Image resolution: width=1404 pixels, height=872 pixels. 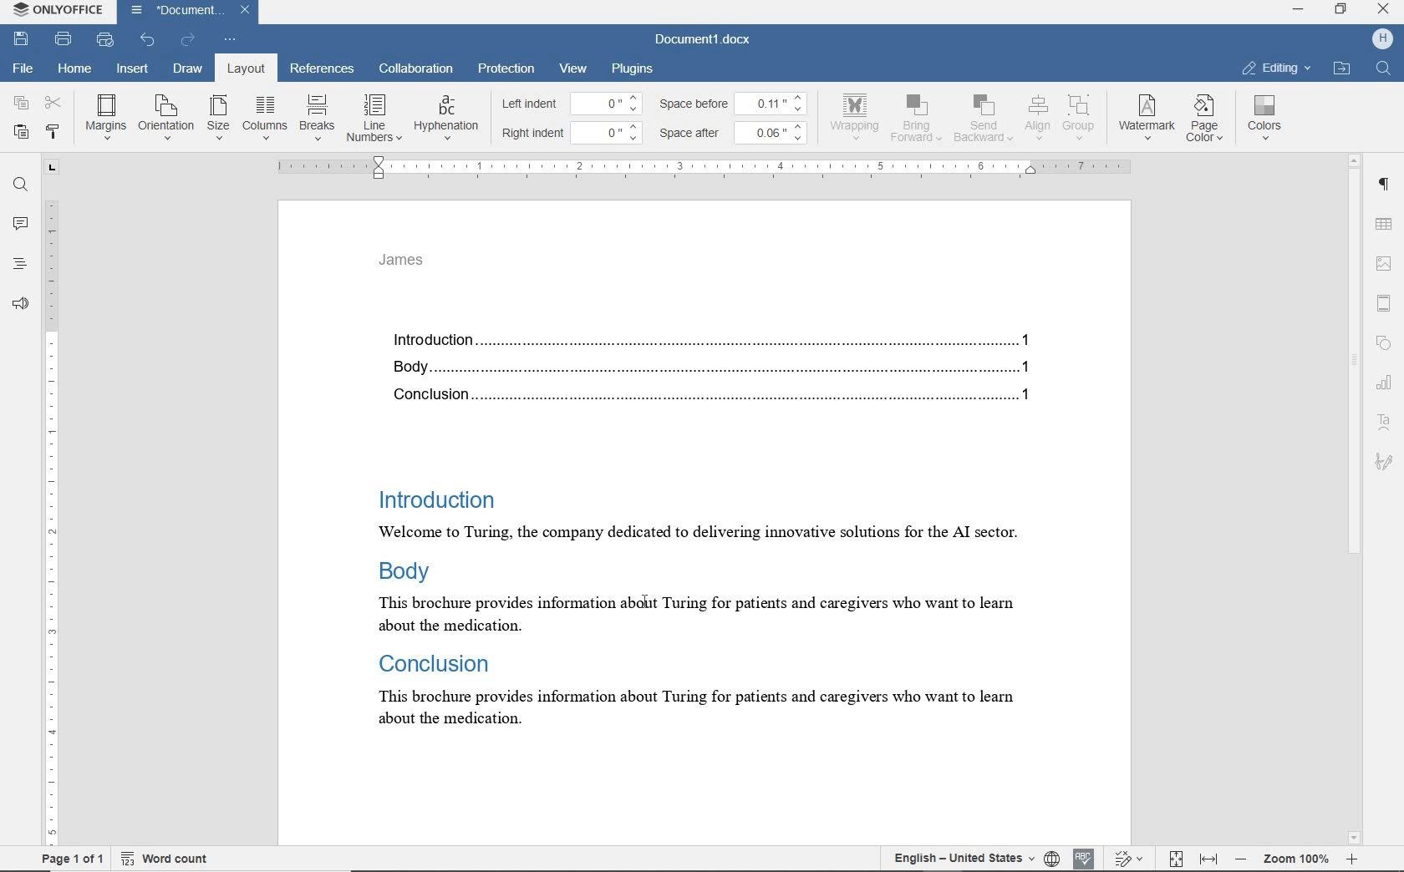 I want to click on draw, so click(x=188, y=68).